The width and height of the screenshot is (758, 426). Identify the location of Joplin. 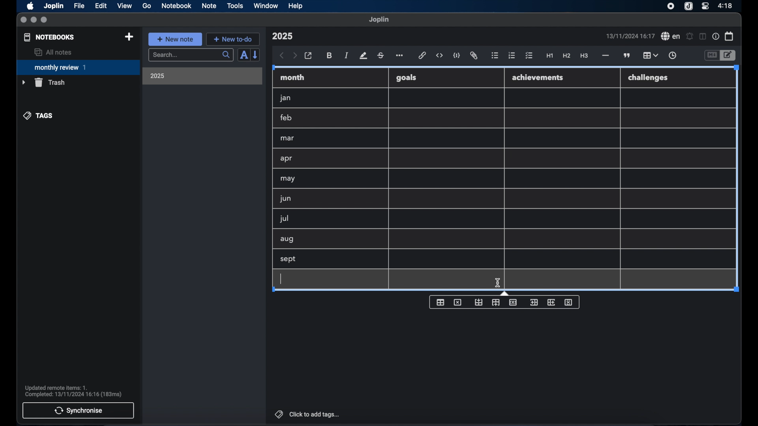
(54, 6).